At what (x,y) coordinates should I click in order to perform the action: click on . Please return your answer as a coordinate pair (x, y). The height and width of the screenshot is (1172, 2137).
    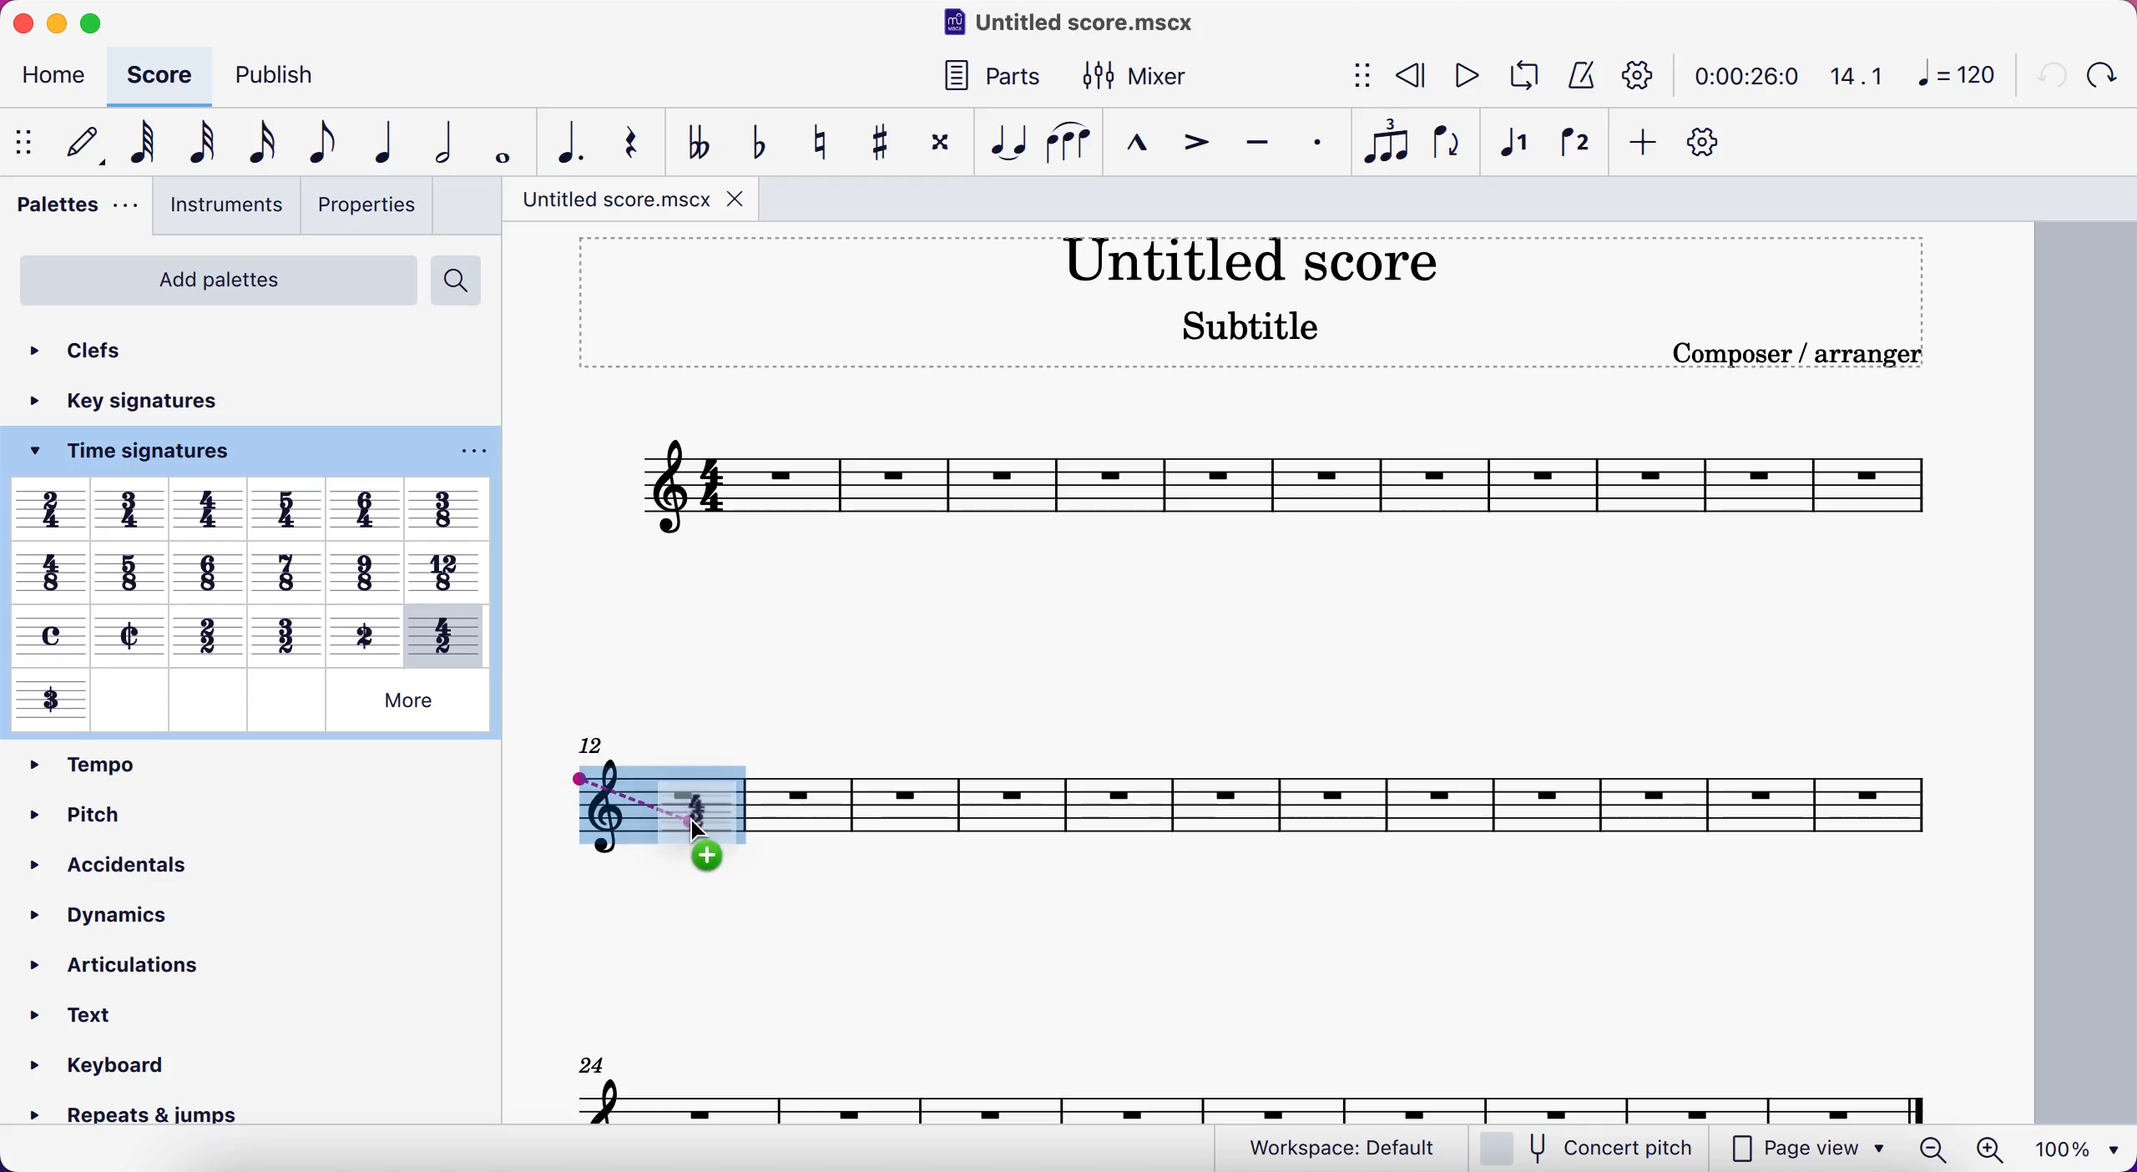
    Looking at the image, I should click on (284, 634).